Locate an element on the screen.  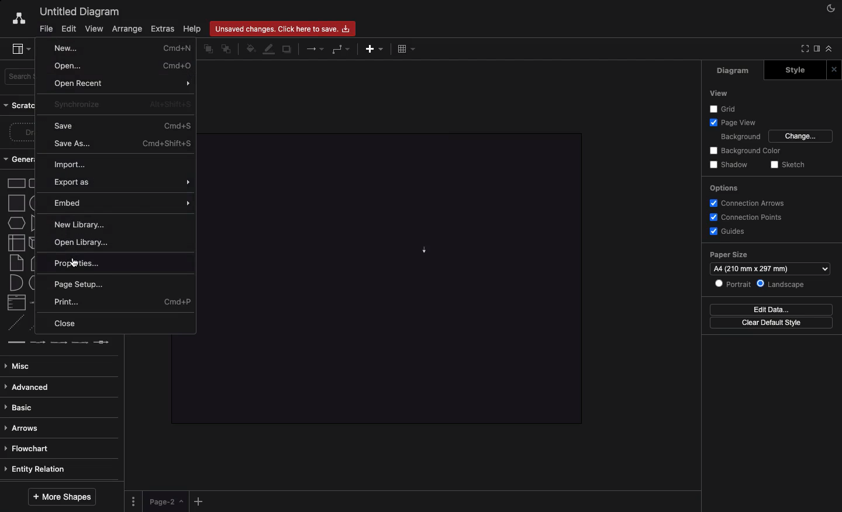
Save as is located at coordinates (122, 143).